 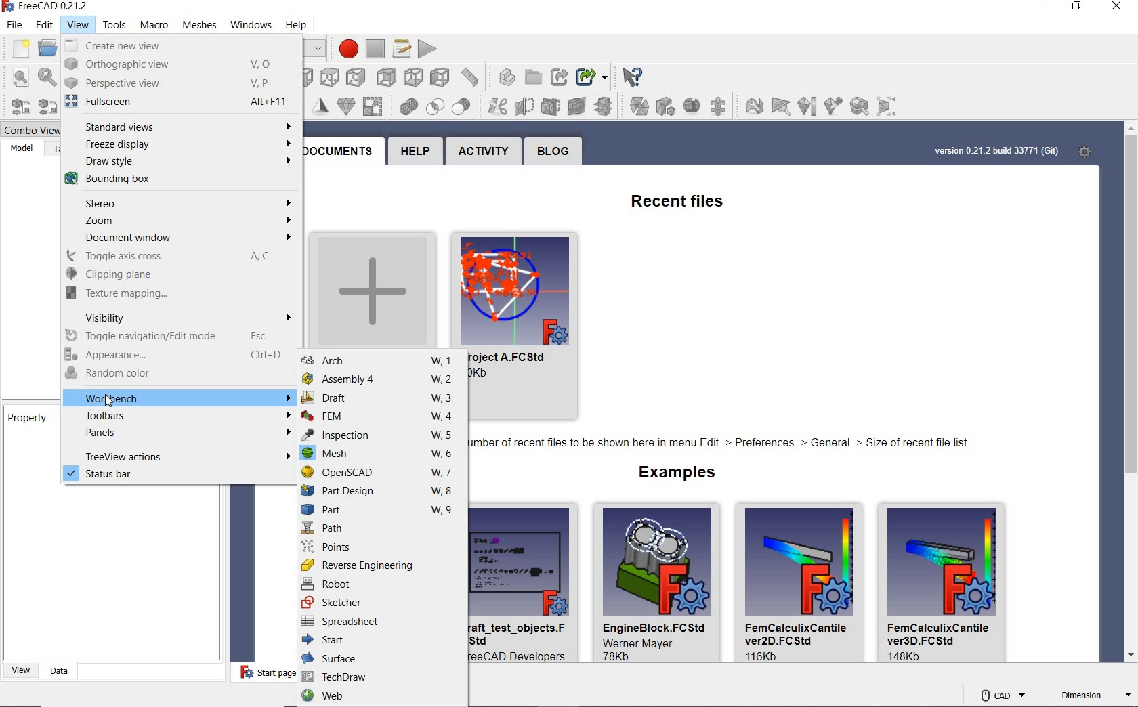 What do you see at coordinates (259, 673) in the screenshot?
I see `start page` at bounding box center [259, 673].